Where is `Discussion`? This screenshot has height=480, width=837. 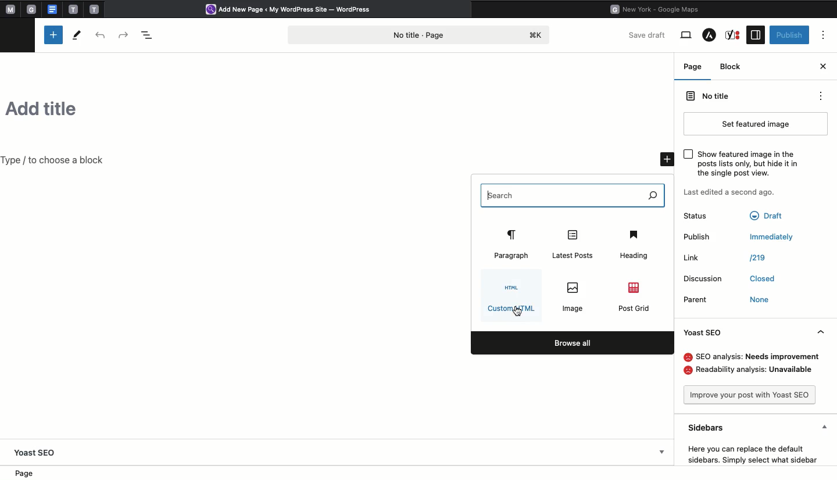
Discussion is located at coordinates (729, 280).